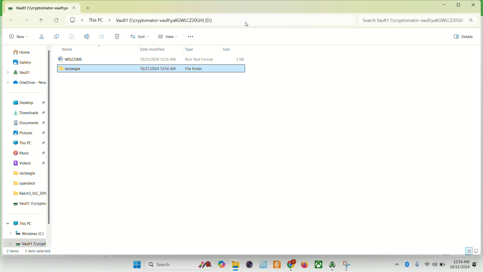 The image size is (483, 272). What do you see at coordinates (28, 113) in the screenshot?
I see `downloads` at bounding box center [28, 113].